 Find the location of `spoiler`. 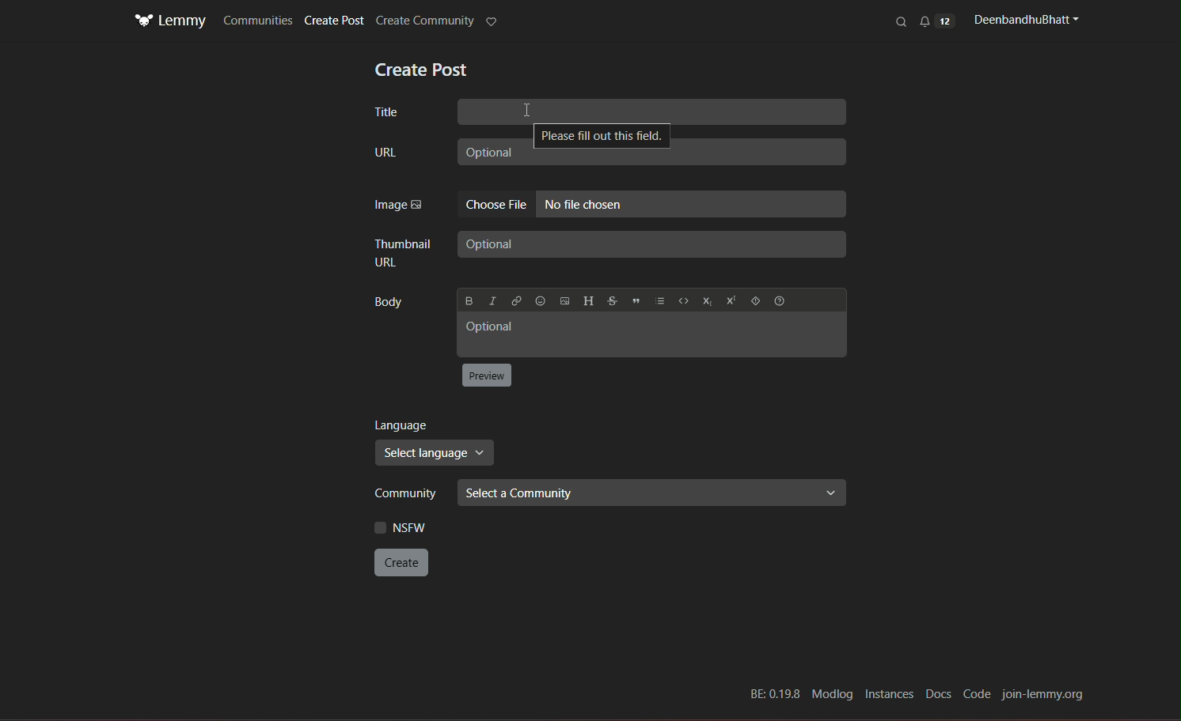

spoiler is located at coordinates (755, 300).